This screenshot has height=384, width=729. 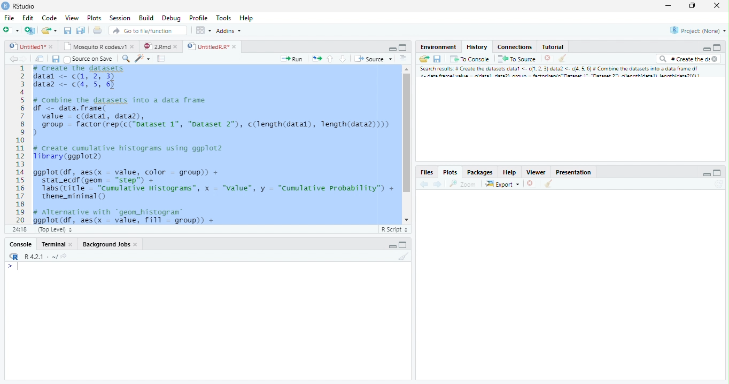 What do you see at coordinates (502, 184) in the screenshot?
I see `Export` at bounding box center [502, 184].